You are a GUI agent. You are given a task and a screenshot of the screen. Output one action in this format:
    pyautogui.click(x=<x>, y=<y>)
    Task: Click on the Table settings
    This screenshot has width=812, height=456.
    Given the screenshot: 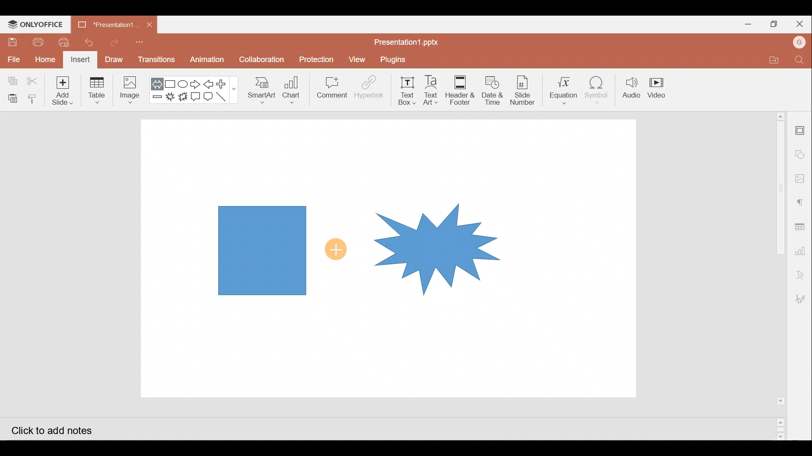 What is the action you would take?
    pyautogui.click(x=801, y=225)
    